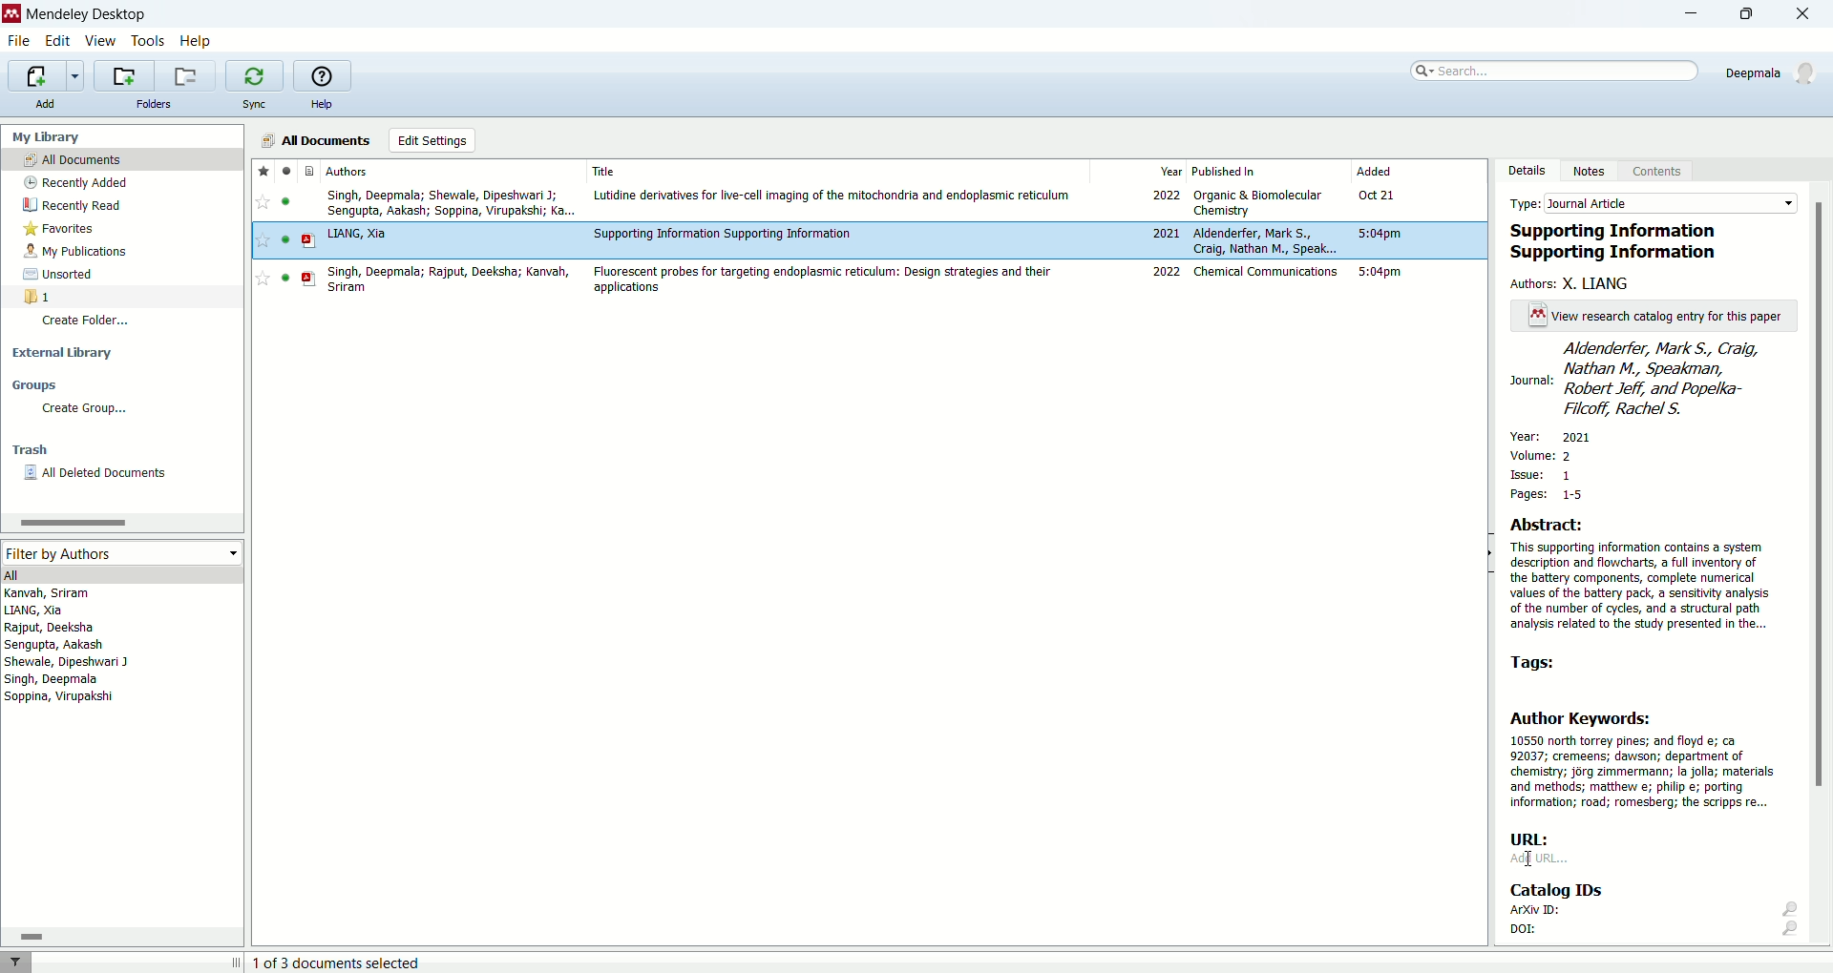 The image size is (1833, 973). What do you see at coordinates (77, 251) in the screenshot?
I see `my publication` at bounding box center [77, 251].